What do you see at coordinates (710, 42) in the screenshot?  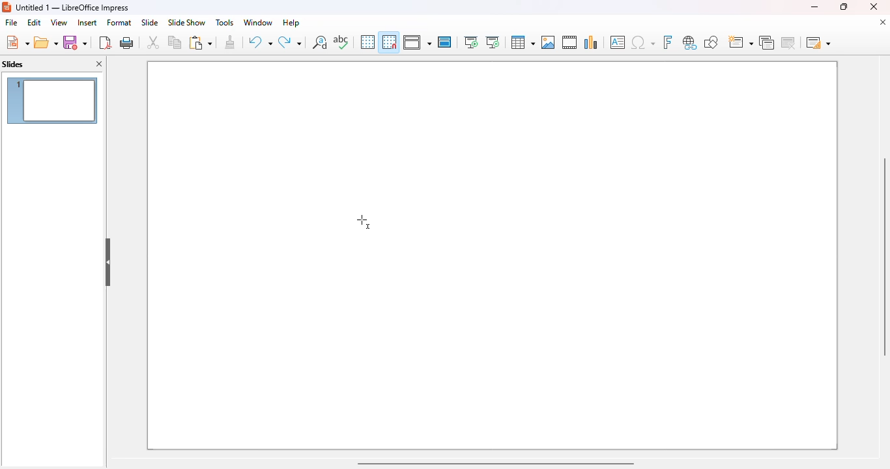 I see `show draw functions` at bounding box center [710, 42].